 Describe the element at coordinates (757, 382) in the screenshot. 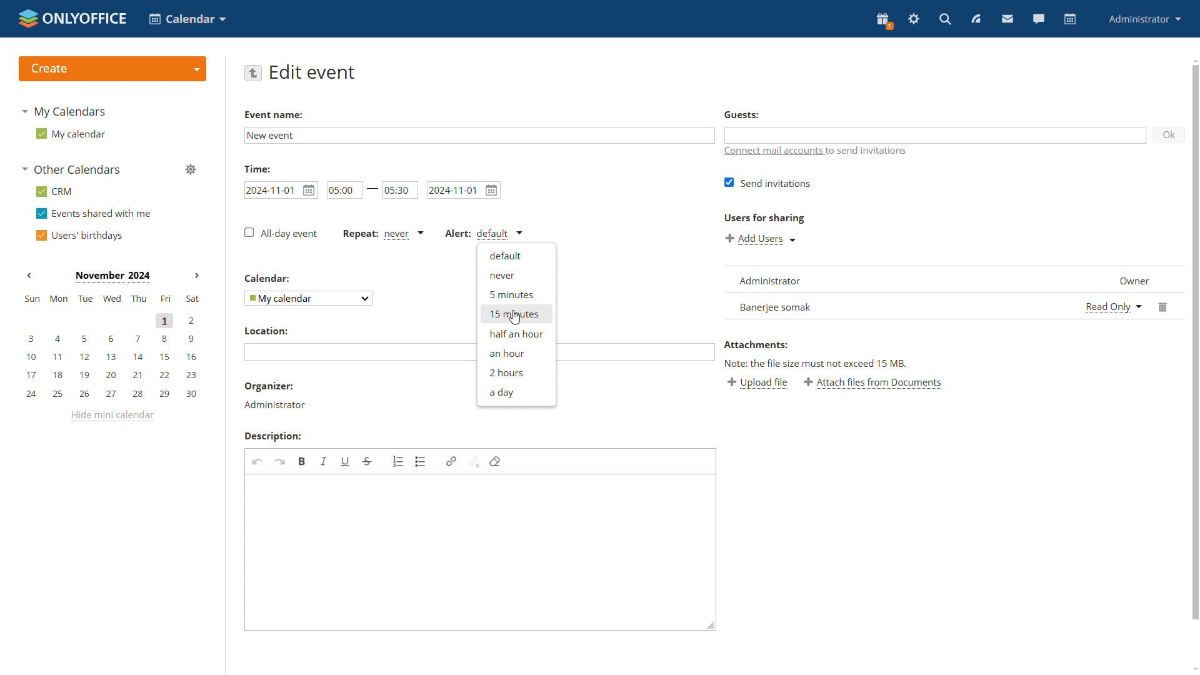

I see `upload file` at that location.